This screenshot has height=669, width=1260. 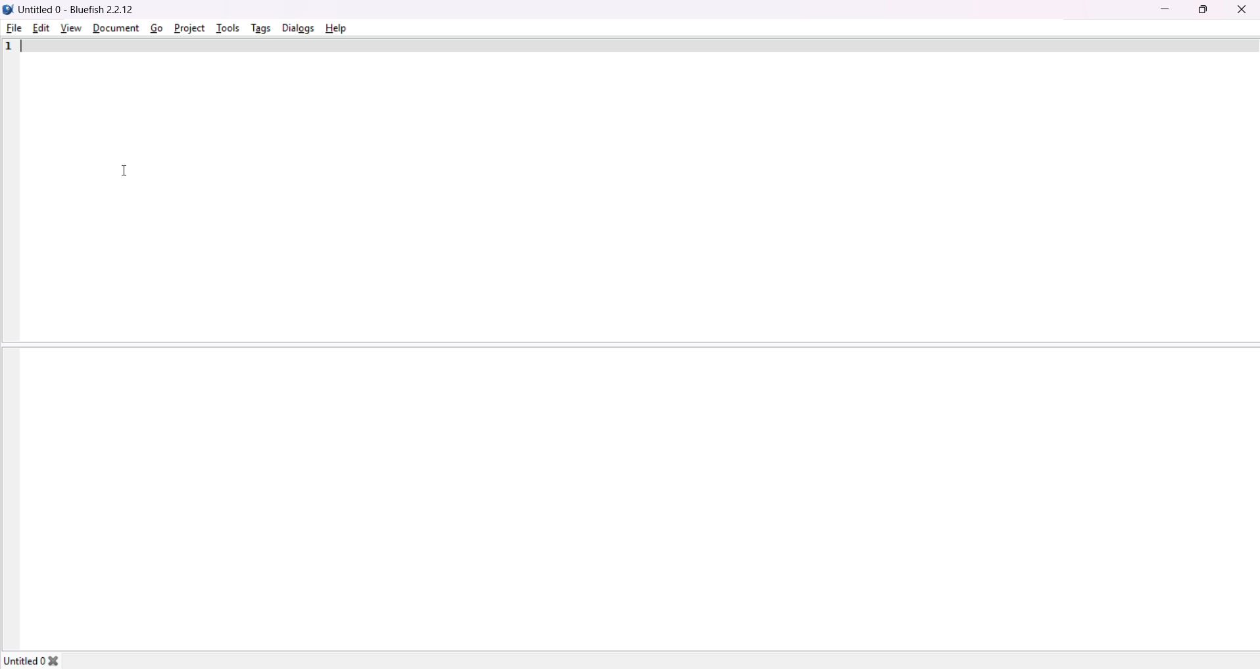 I want to click on help, so click(x=335, y=27).